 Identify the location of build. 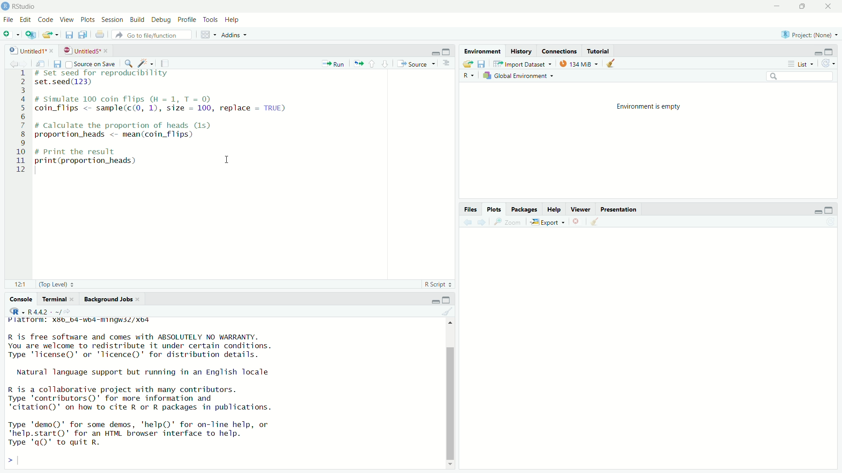
(139, 19).